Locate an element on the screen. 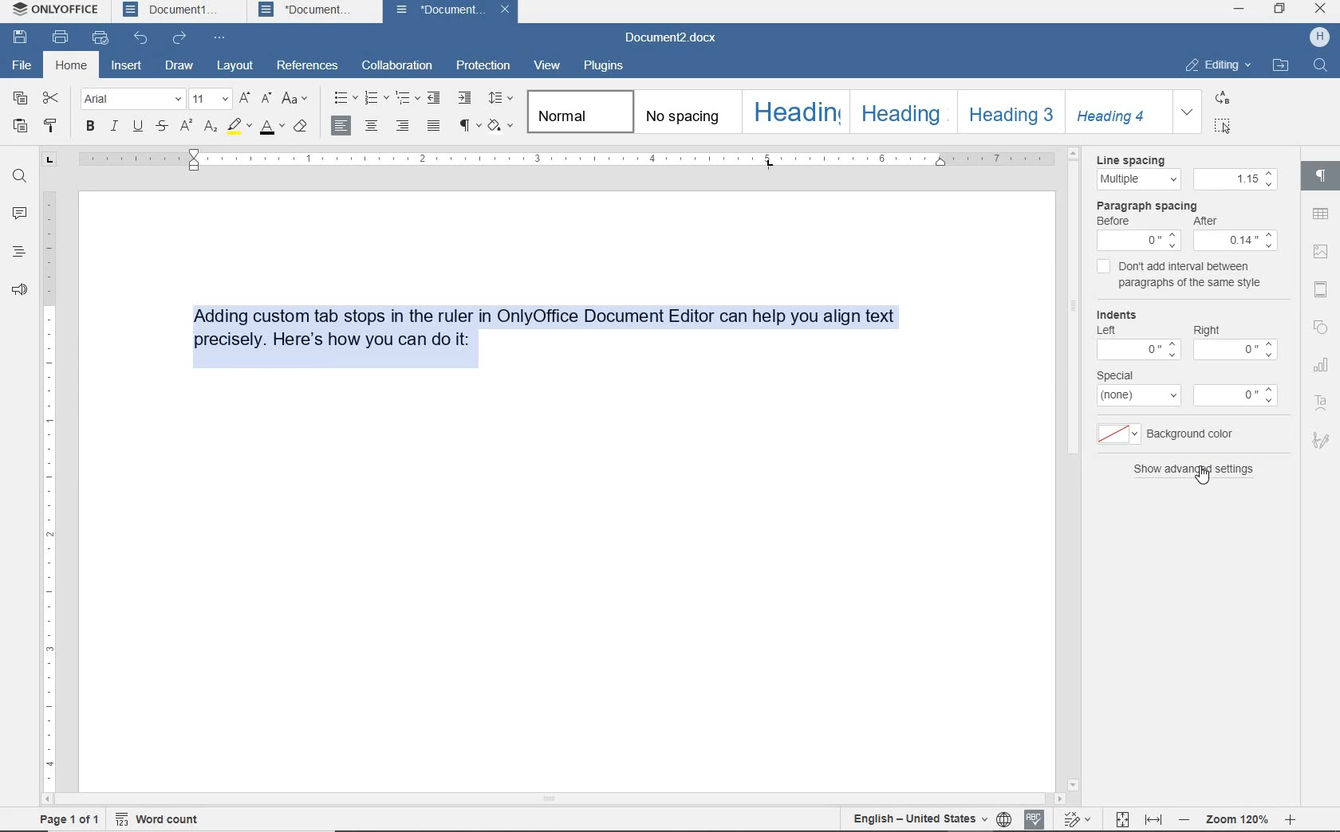 The width and height of the screenshot is (1340, 832). file is located at coordinates (23, 65).